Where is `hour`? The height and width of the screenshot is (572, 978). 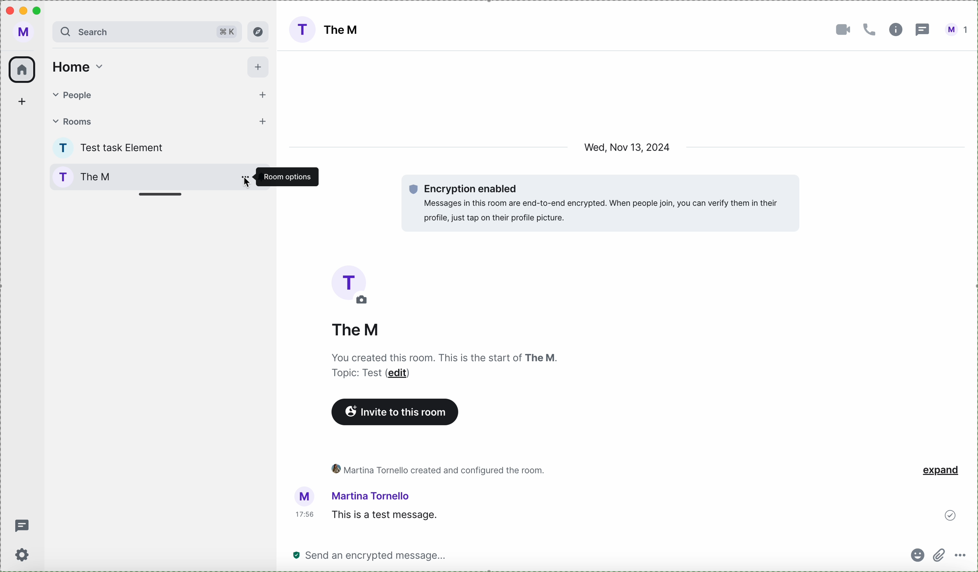
hour is located at coordinates (303, 517).